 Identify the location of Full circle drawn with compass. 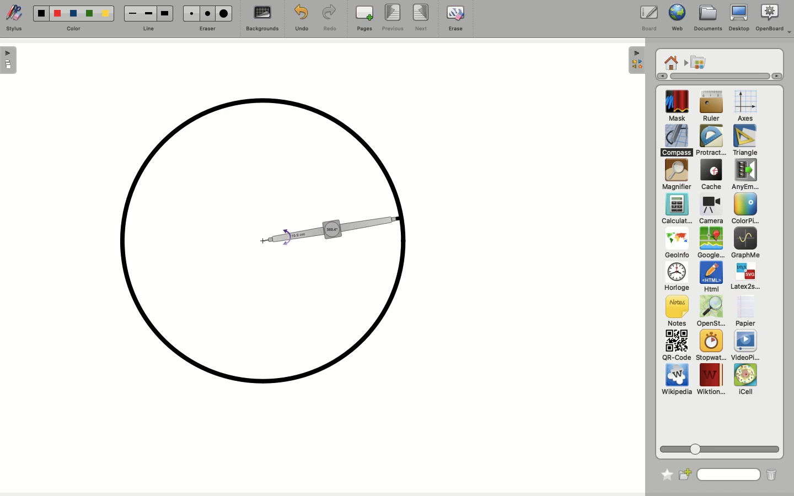
(265, 242).